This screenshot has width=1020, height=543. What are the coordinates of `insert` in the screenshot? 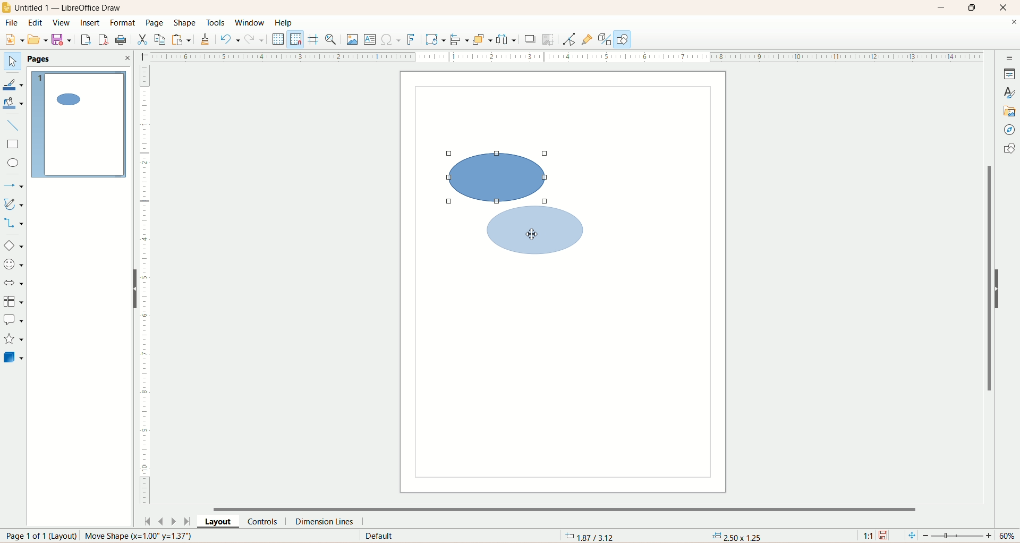 It's located at (88, 23).